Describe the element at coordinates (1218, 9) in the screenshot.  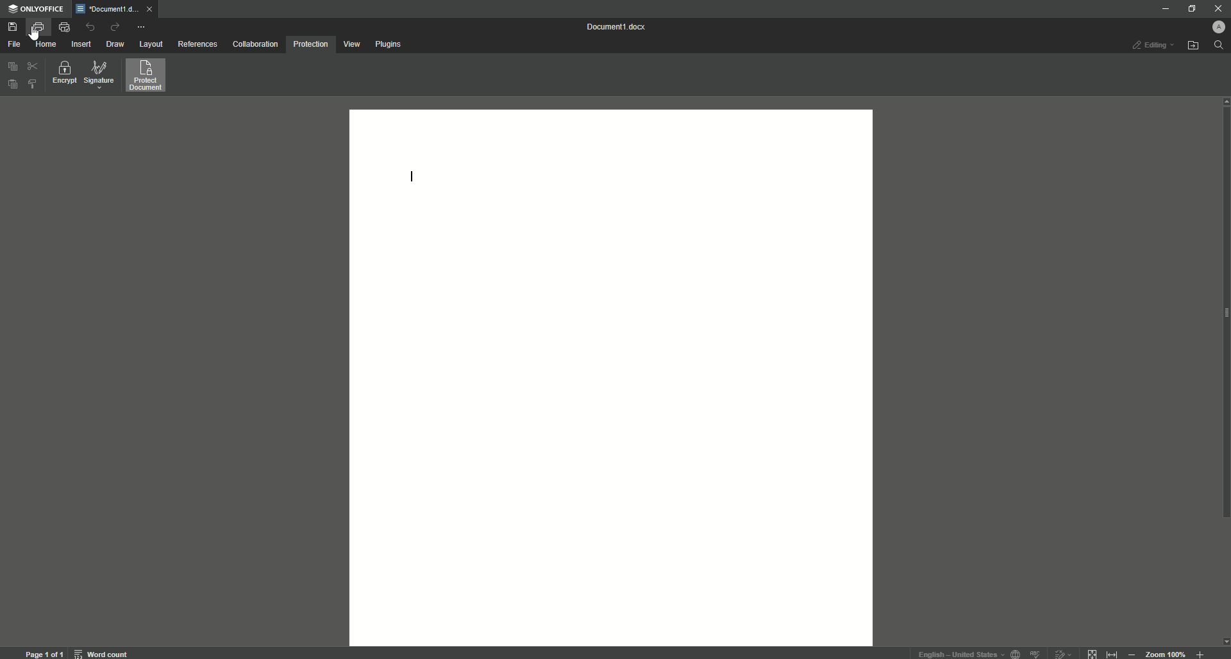
I see `Close` at that location.